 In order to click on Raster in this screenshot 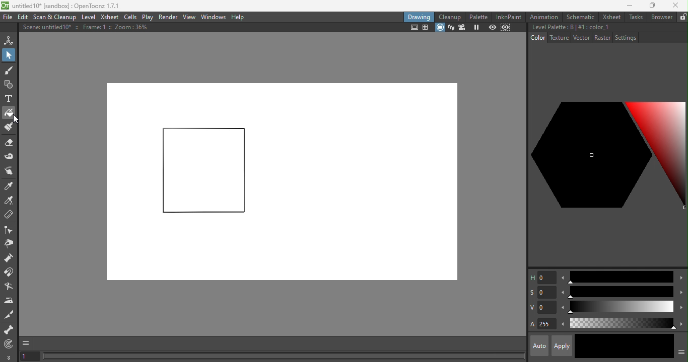, I will do `click(602, 38)`.